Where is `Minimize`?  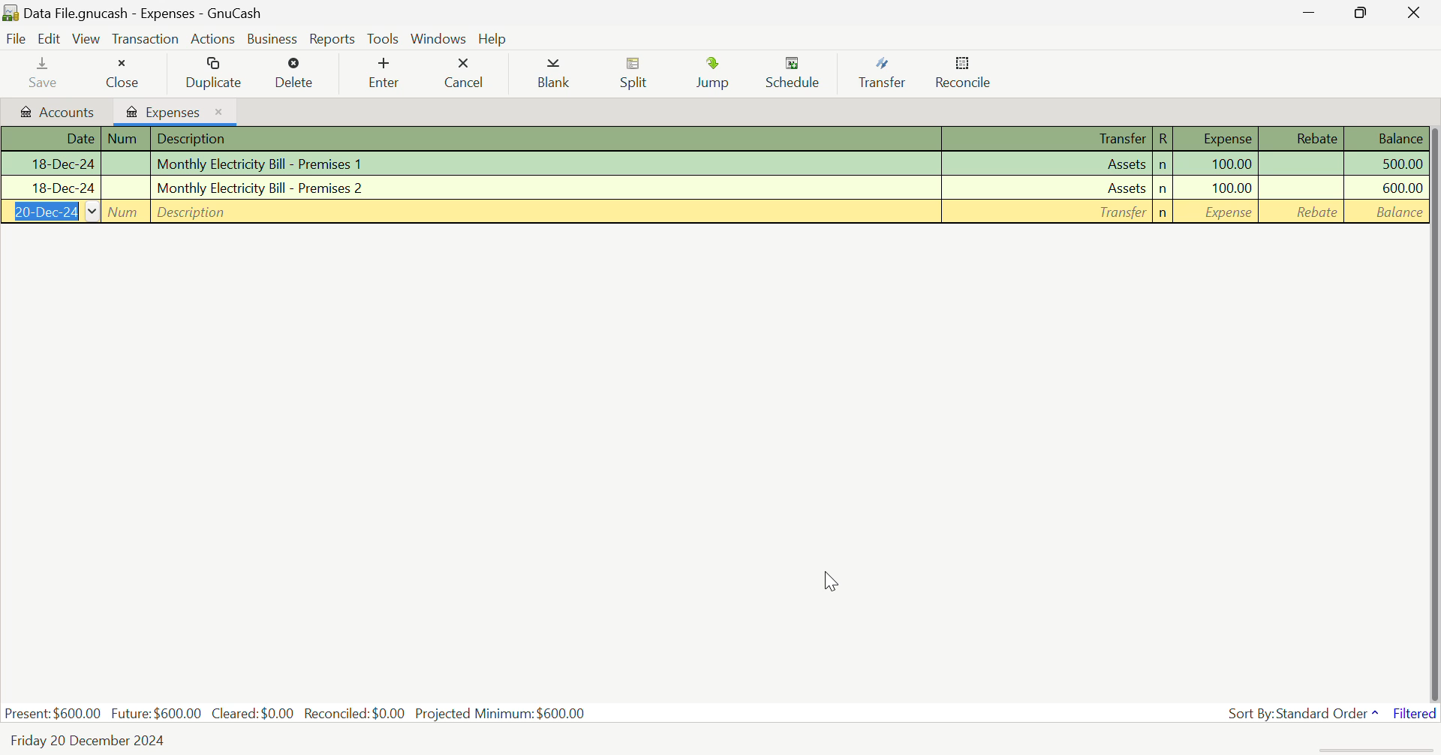
Minimize is located at coordinates (1364, 14).